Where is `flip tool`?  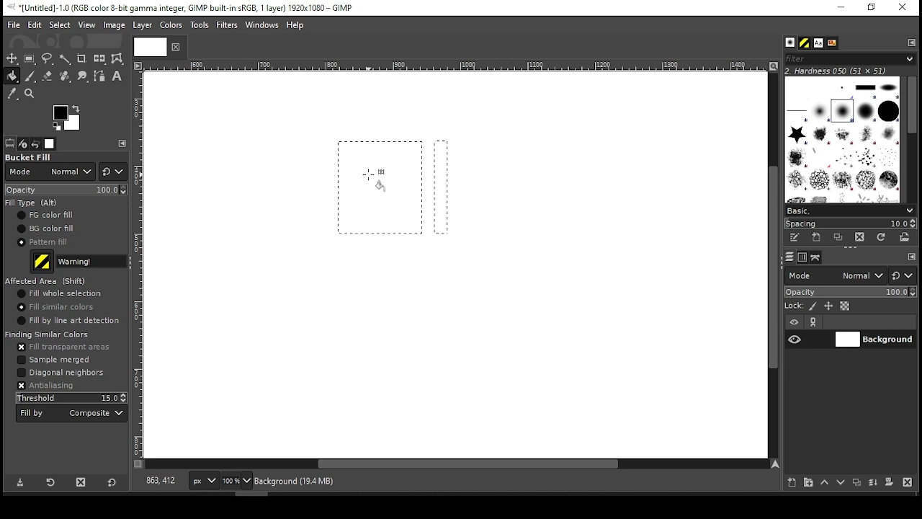 flip tool is located at coordinates (99, 58).